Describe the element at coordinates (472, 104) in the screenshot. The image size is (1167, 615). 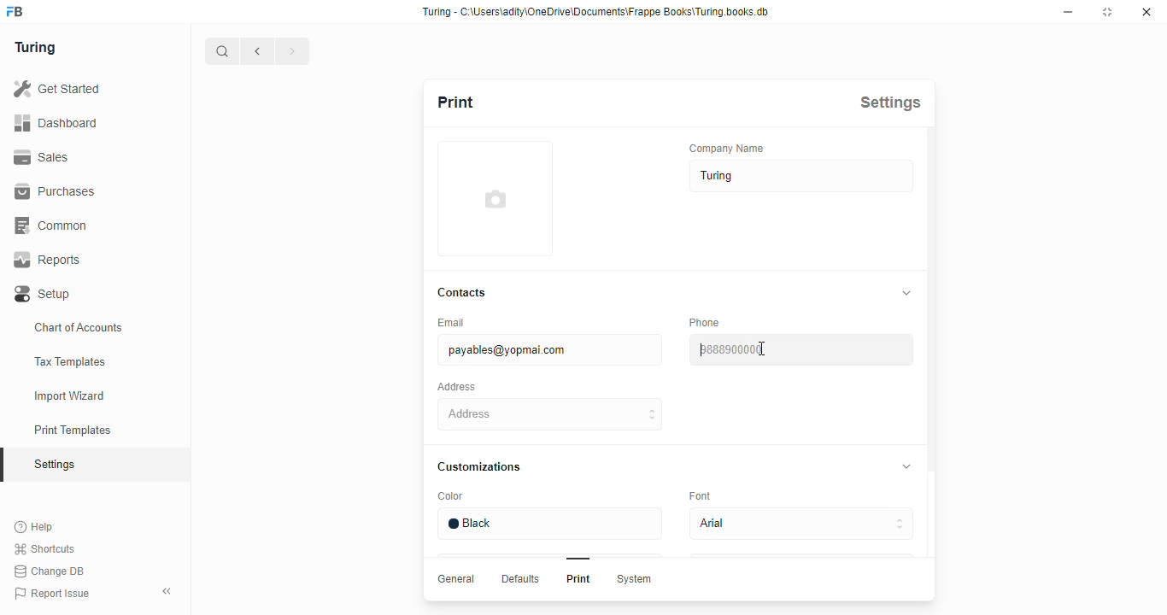
I see `Print` at that location.